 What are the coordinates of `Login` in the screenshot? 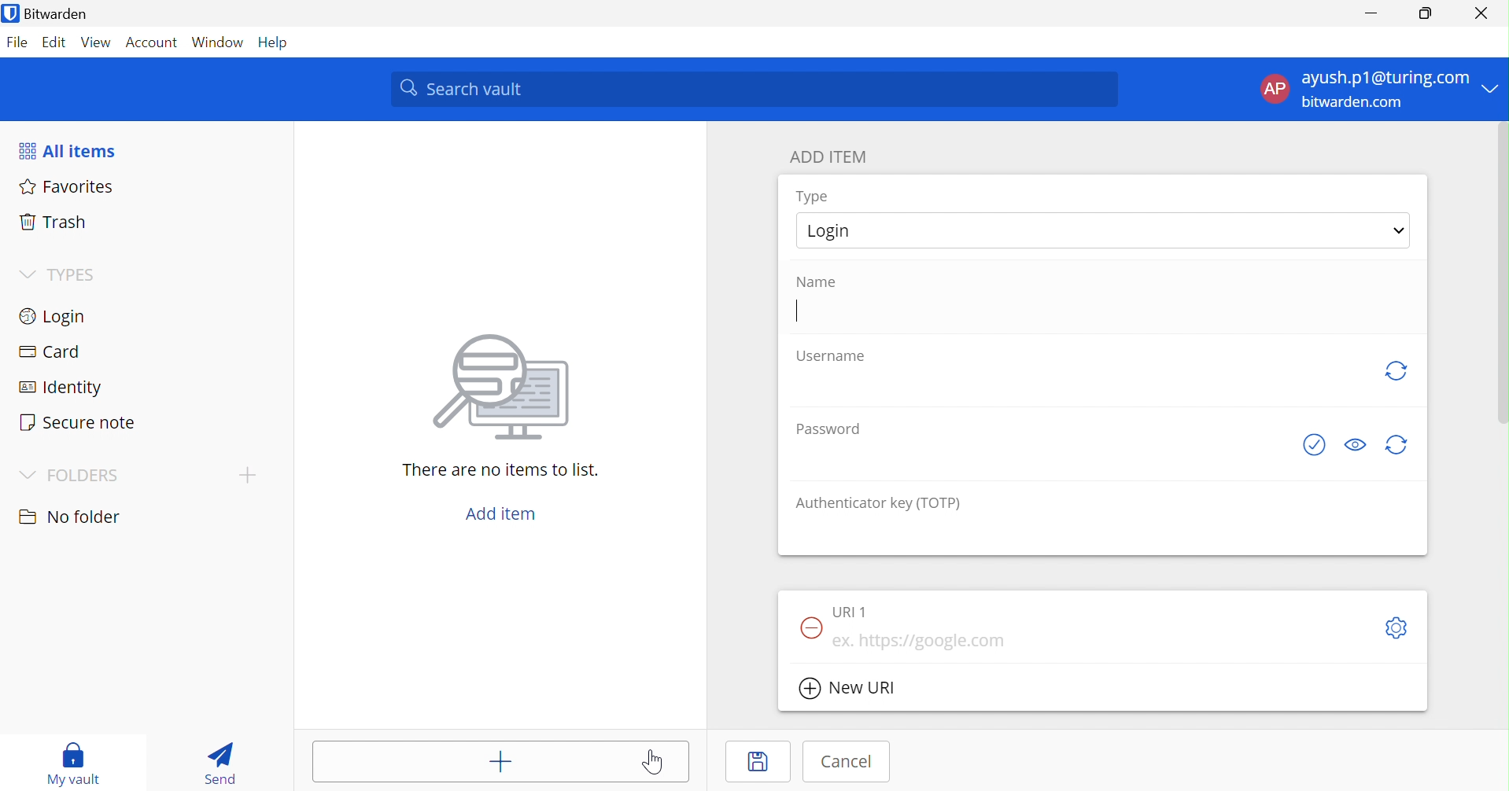 It's located at (56, 315).